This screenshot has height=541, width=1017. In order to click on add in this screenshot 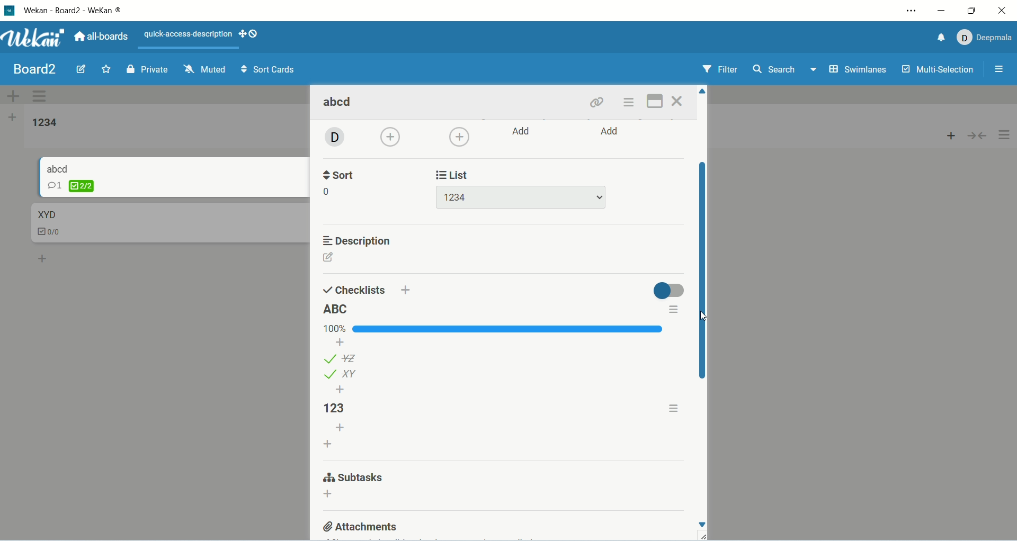, I will do `click(523, 131)`.